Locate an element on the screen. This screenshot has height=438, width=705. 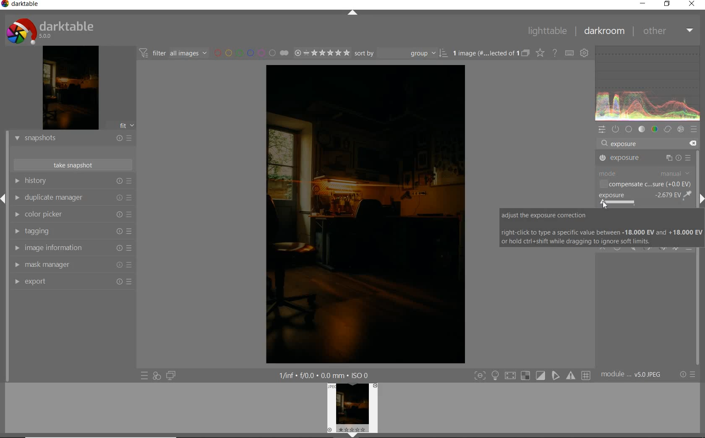
image information is located at coordinates (72, 248).